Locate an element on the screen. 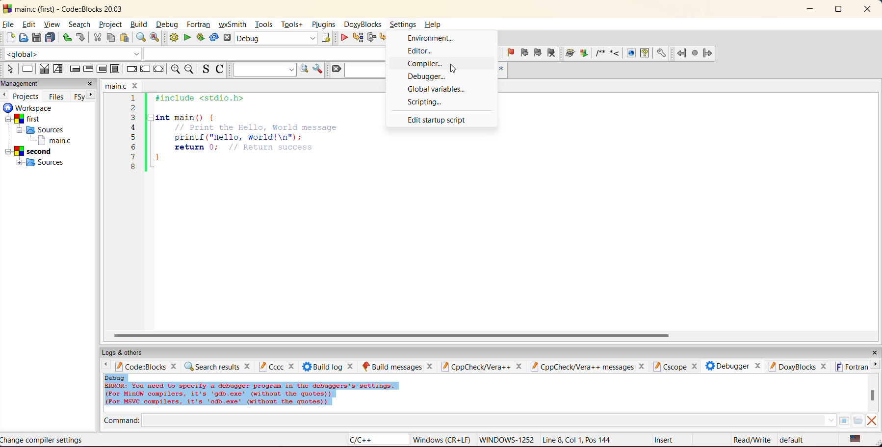 This screenshot has width=882, height=447. ‘Windows (CR+LF) is located at coordinates (441, 439).